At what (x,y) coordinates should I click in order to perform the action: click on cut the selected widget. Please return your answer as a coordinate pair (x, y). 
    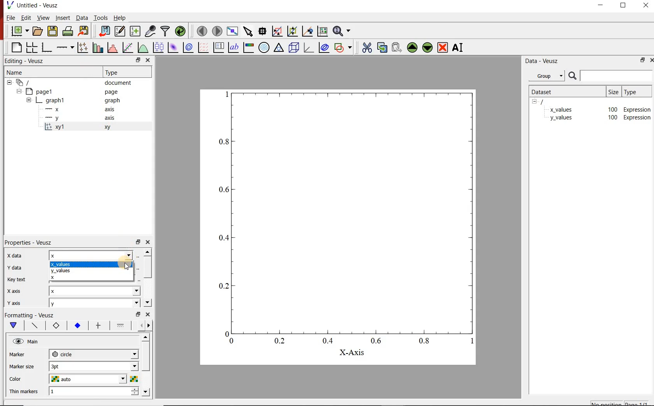
    Looking at the image, I should click on (367, 48).